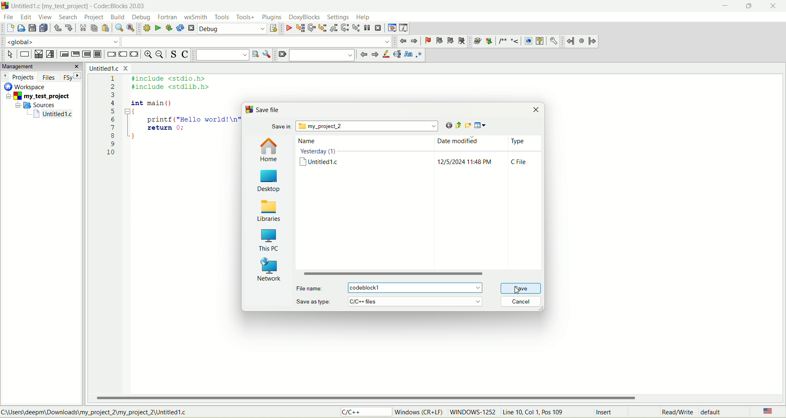 The height and width of the screenshot is (418, 786). What do you see at coordinates (746, 8) in the screenshot?
I see `maximize` at bounding box center [746, 8].